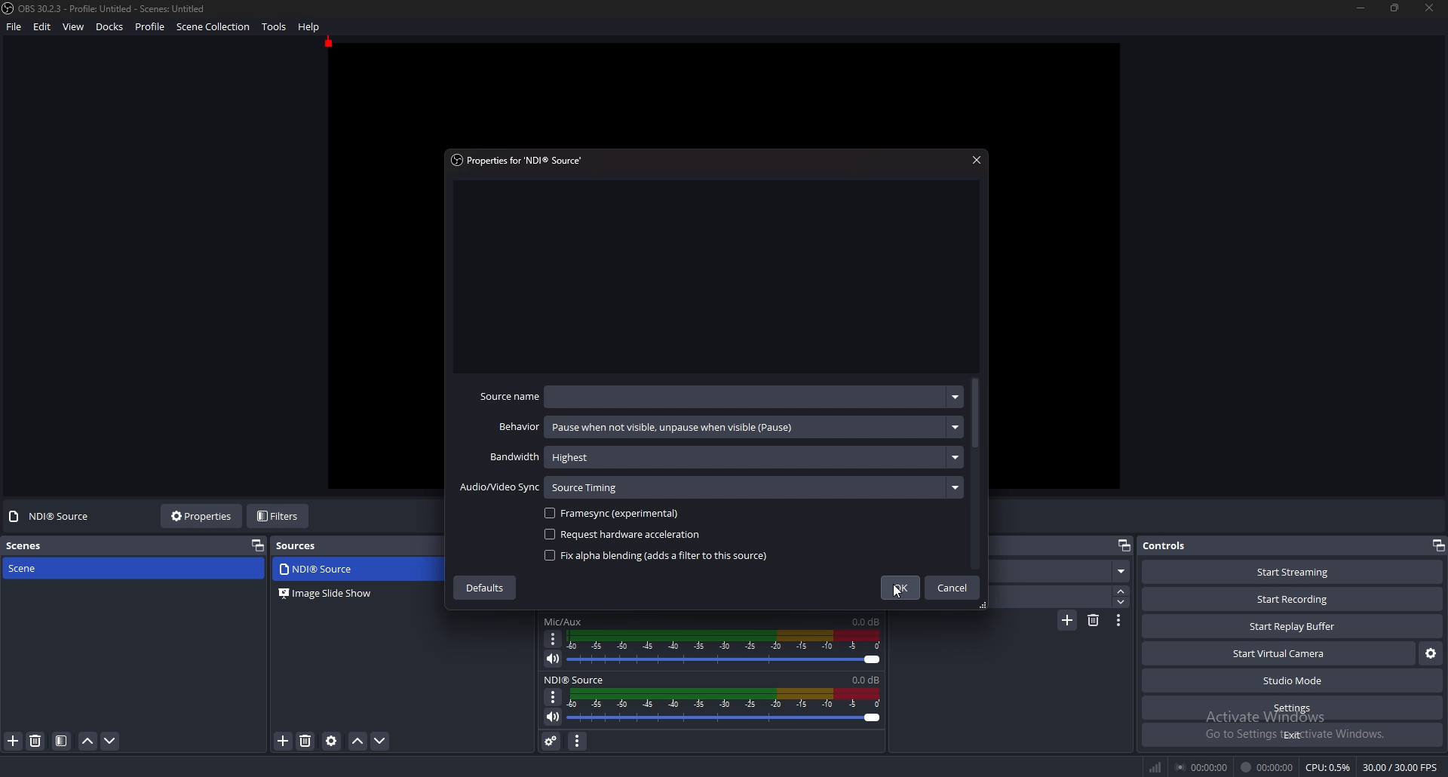 This screenshot has height=777, width=1448. I want to click on defaults, so click(488, 588).